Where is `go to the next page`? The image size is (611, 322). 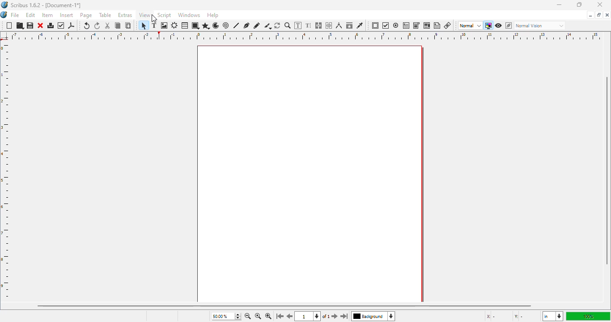
go to the next page is located at coordinates (335, 315).